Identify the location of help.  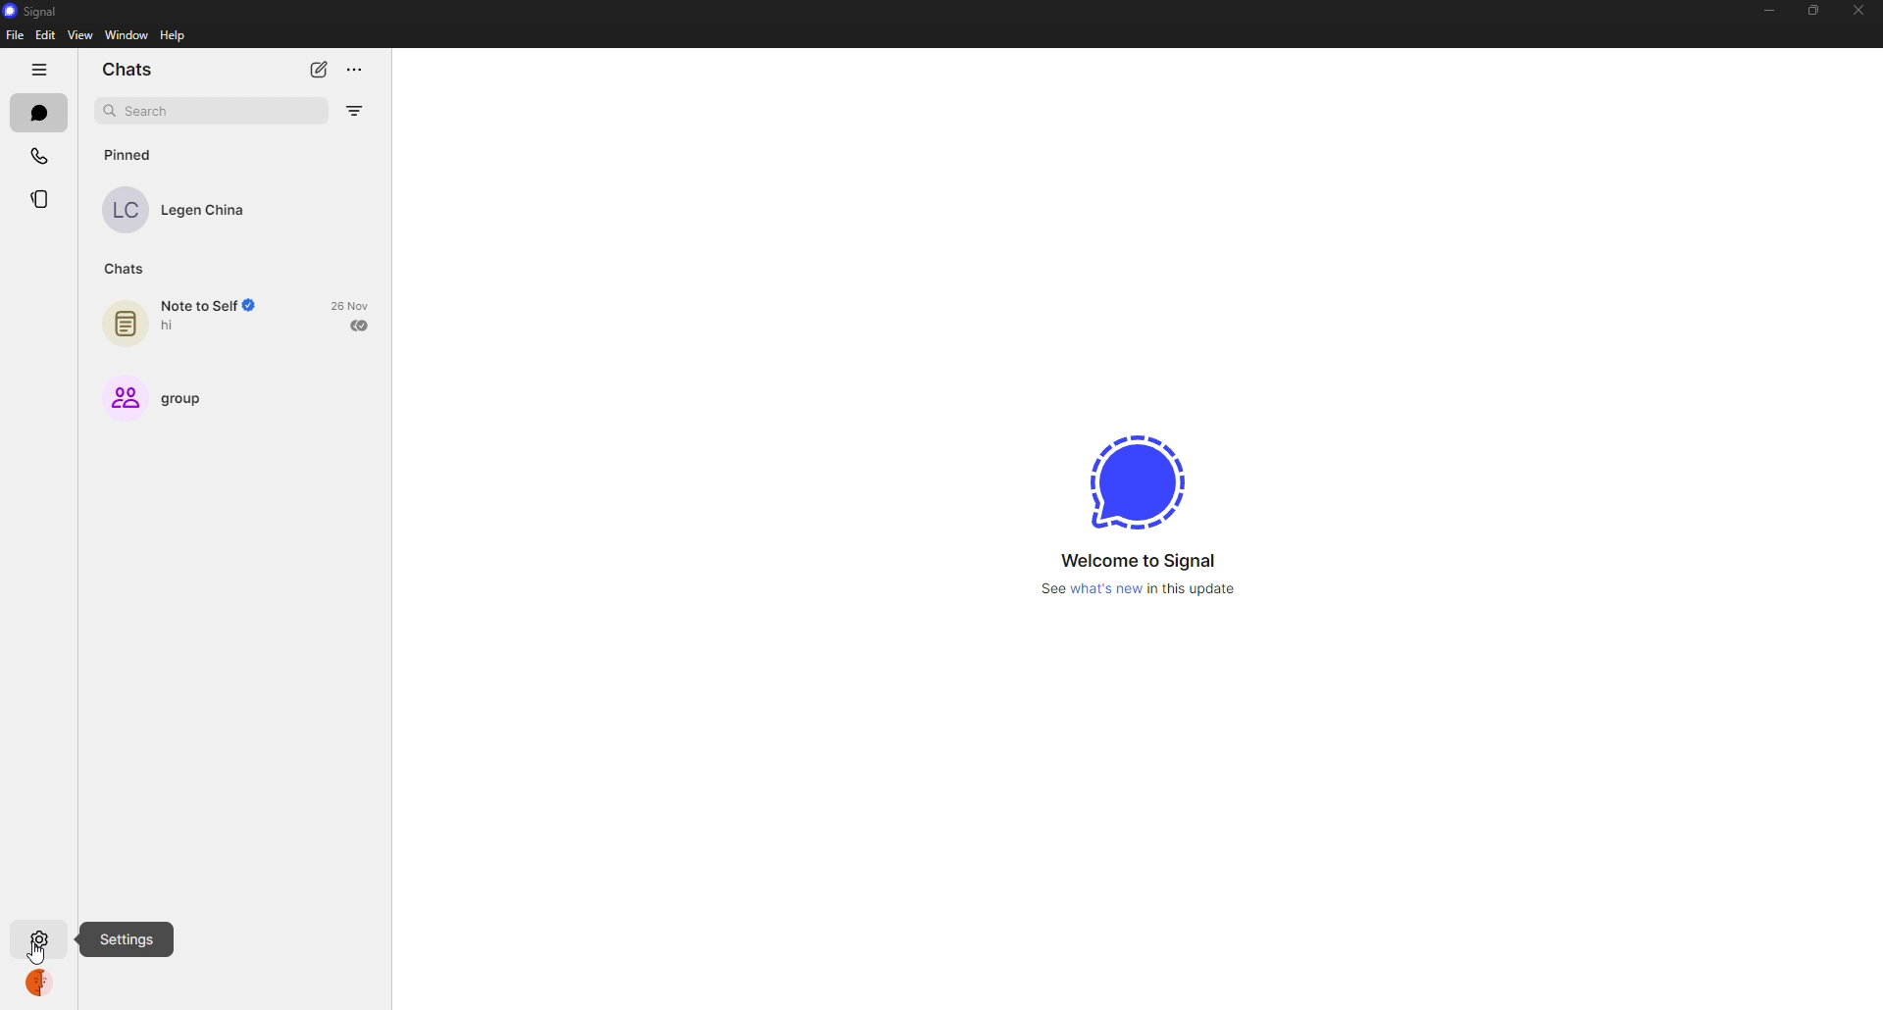
(176, 35).